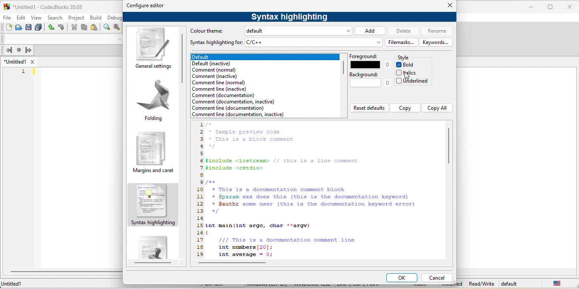 The image size is (579, 289). What do you see at coordinates (95, 28) in the screenshot?
I see `paste` at bounding box center [95, 28].